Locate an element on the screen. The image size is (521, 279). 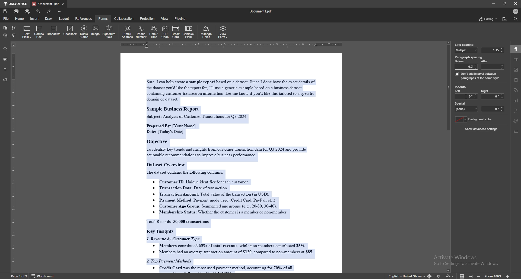
page is located at coordinates (19, 276).